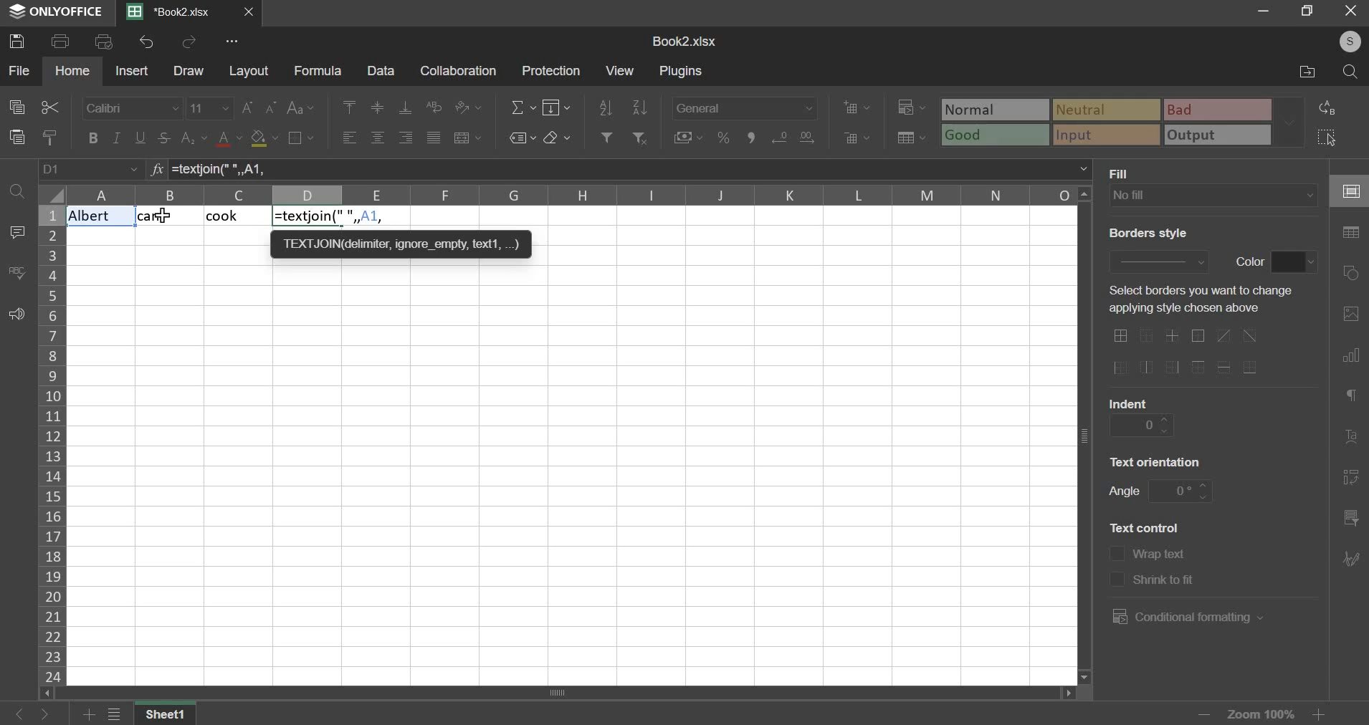 The width and height of the screenshot is (1369, 725). I want to click on border style, so click(1158, 259).